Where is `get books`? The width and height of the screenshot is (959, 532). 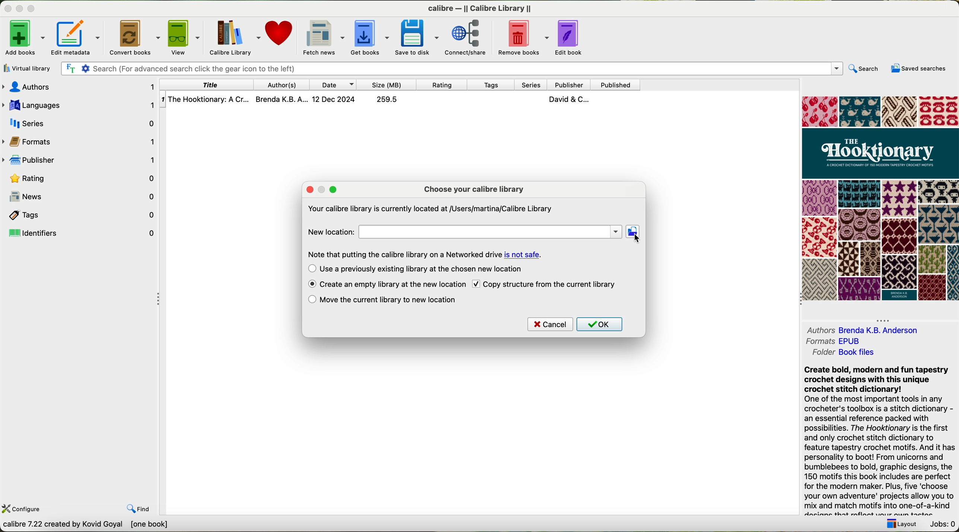 get books is located at coordinates (370, 37).